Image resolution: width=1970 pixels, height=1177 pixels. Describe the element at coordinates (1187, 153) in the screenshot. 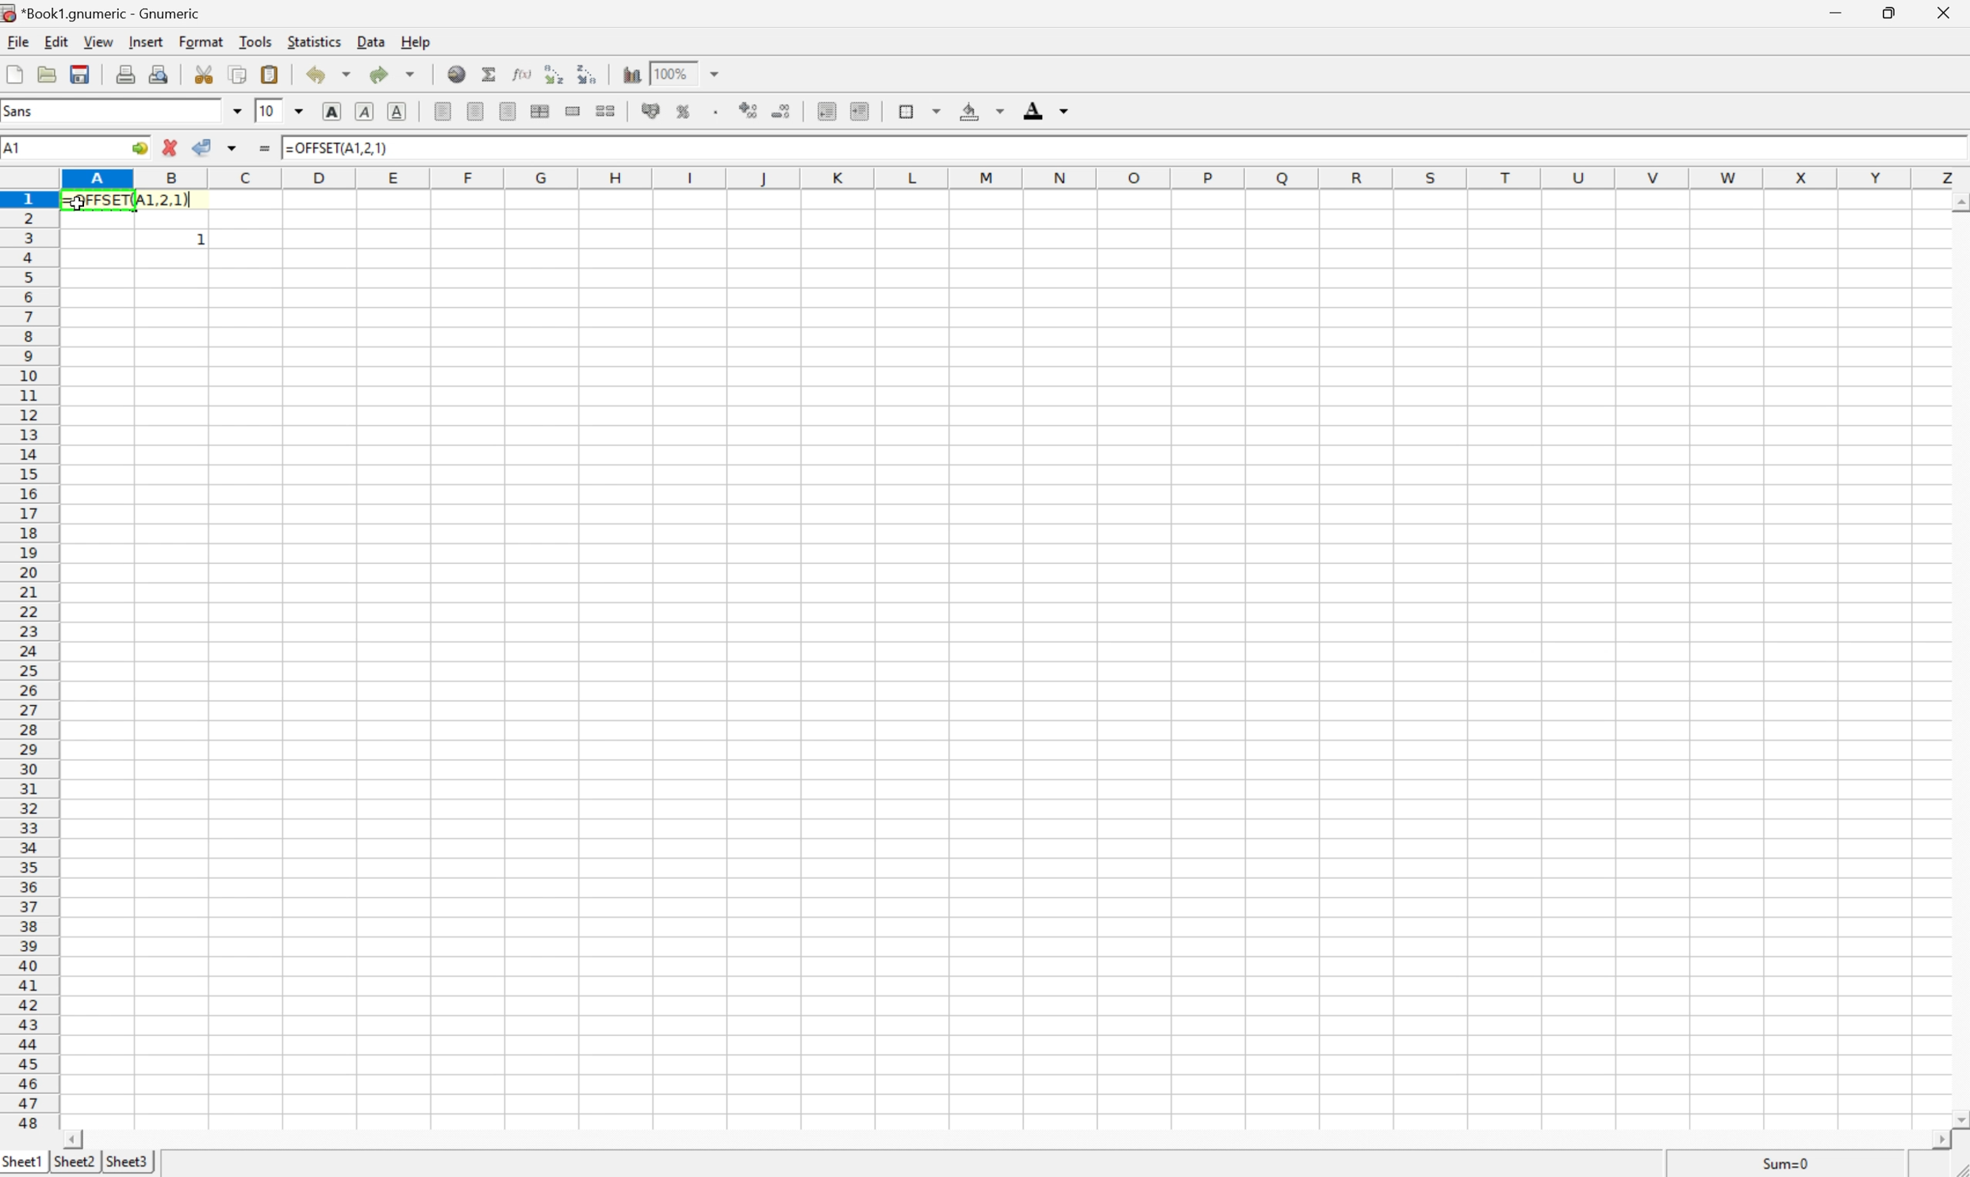

I see `Formula bar` at that location.